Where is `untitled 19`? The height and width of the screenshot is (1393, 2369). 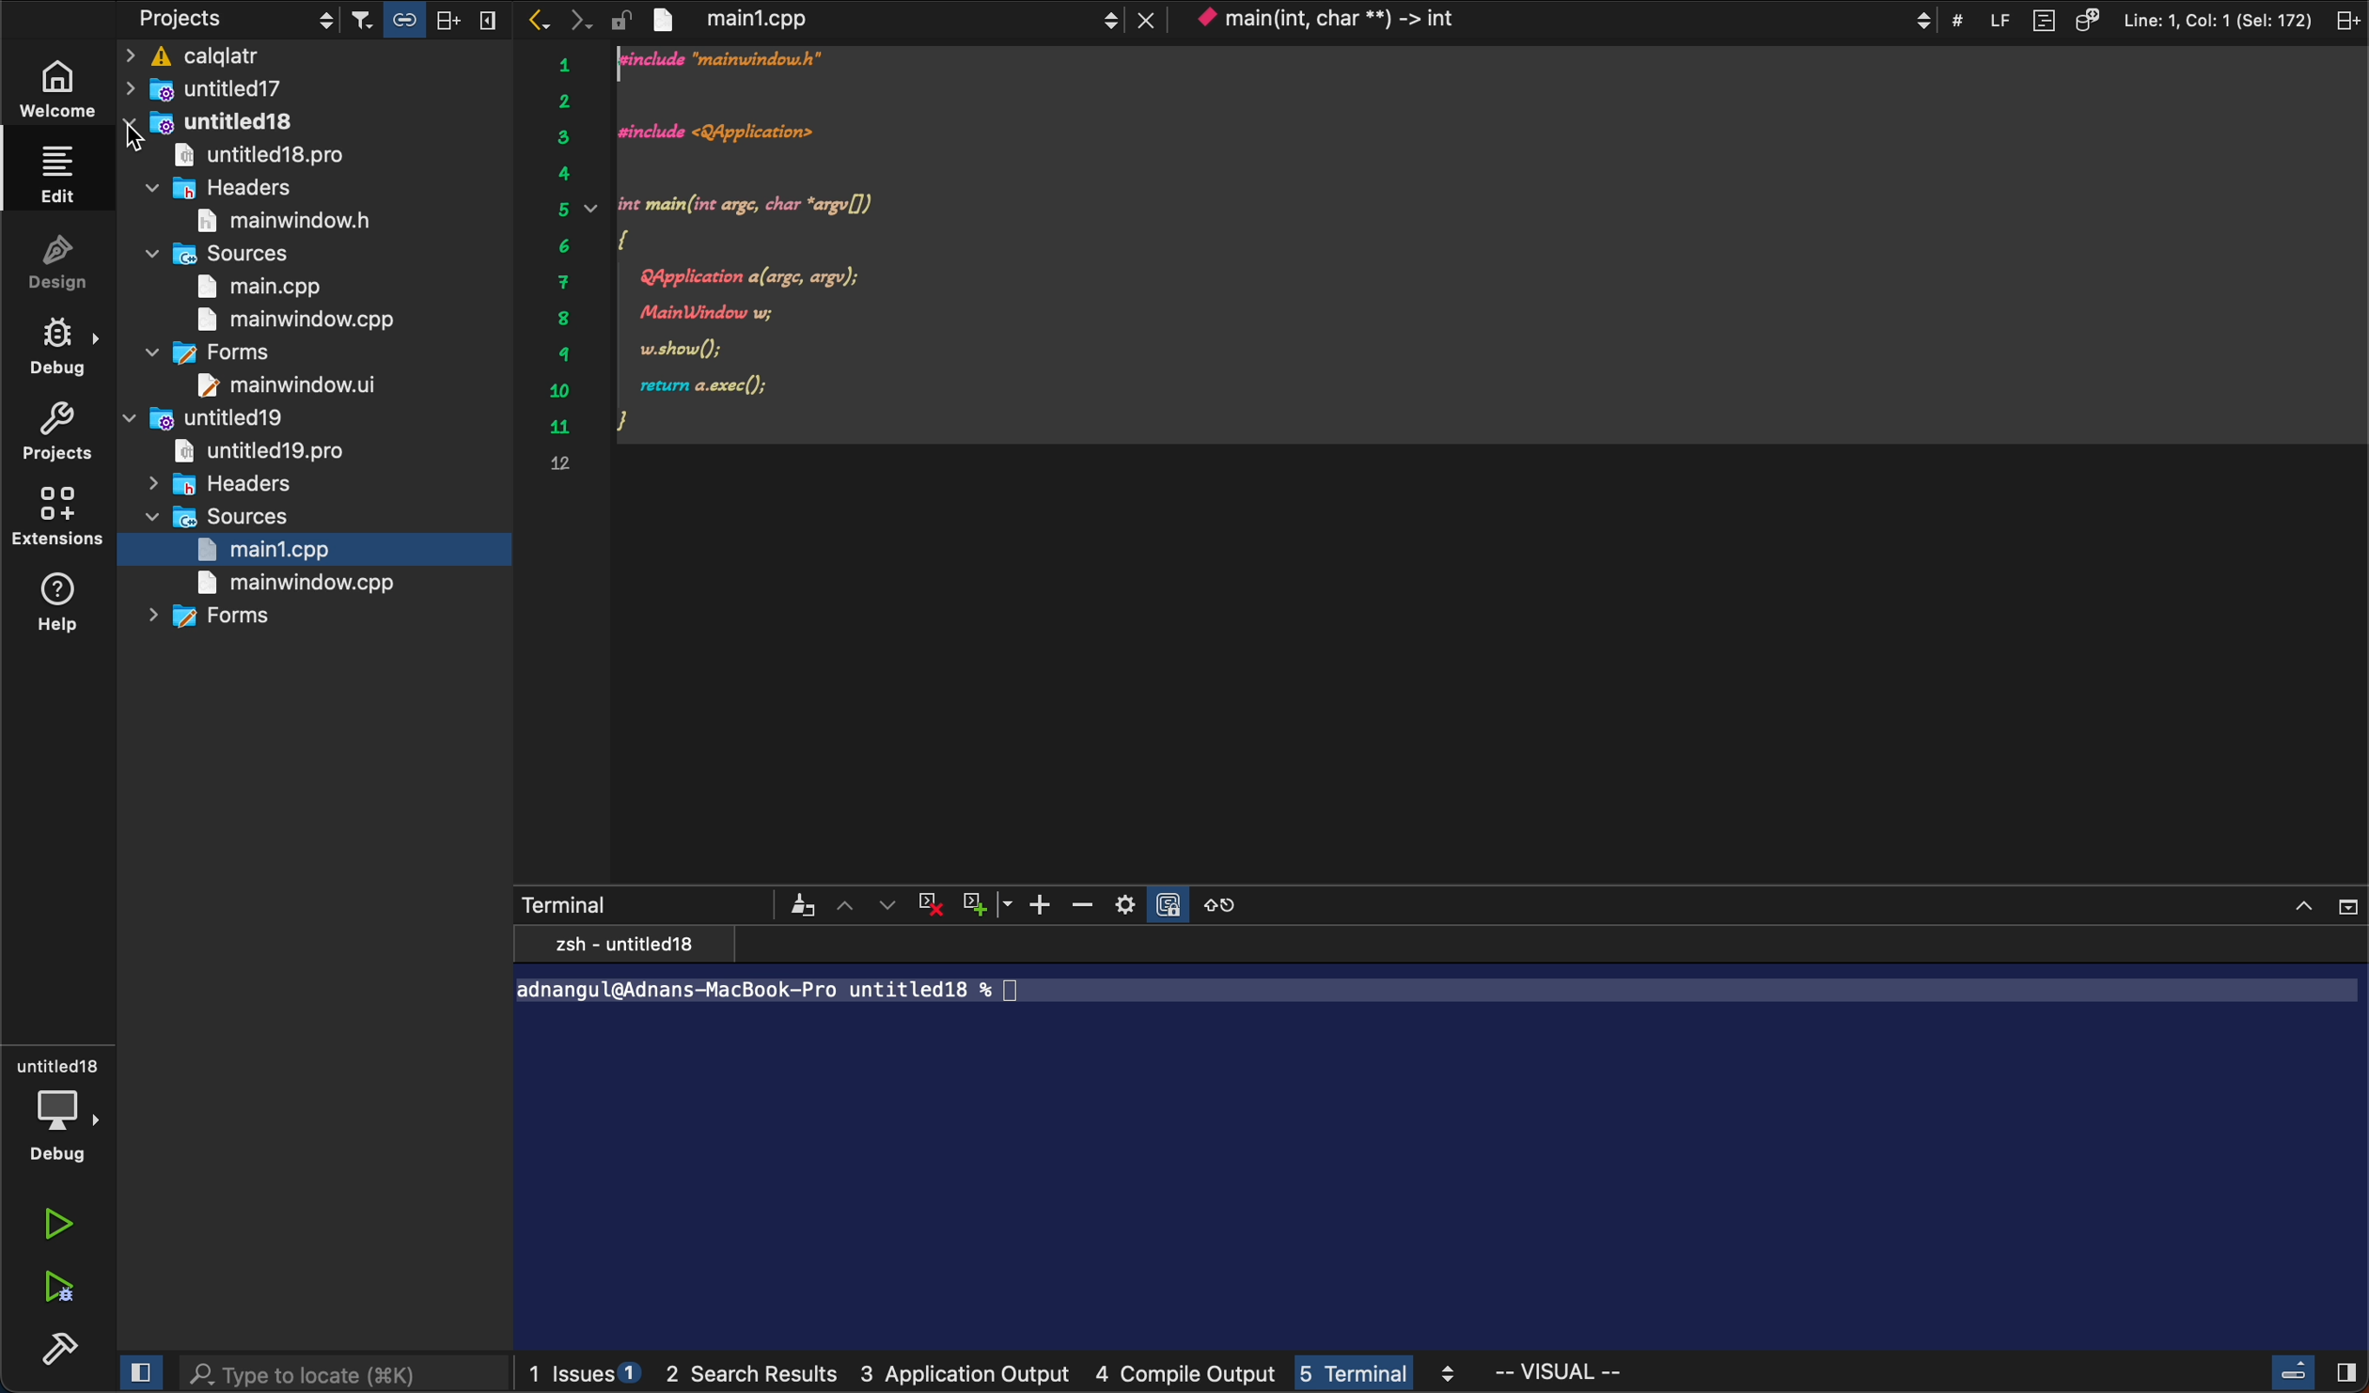 untitled 19 is located at coordinates (211, 417).